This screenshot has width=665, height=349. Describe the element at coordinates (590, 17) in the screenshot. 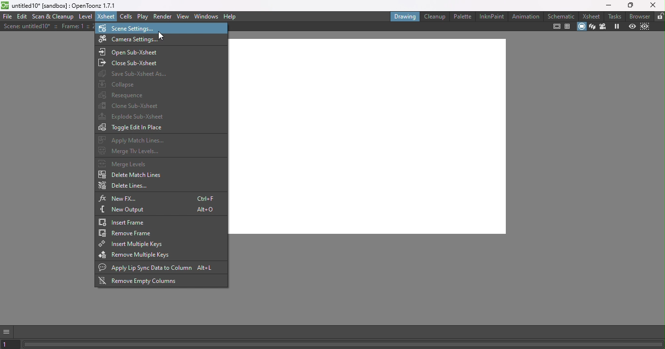

I see `Xsheet` at that location.